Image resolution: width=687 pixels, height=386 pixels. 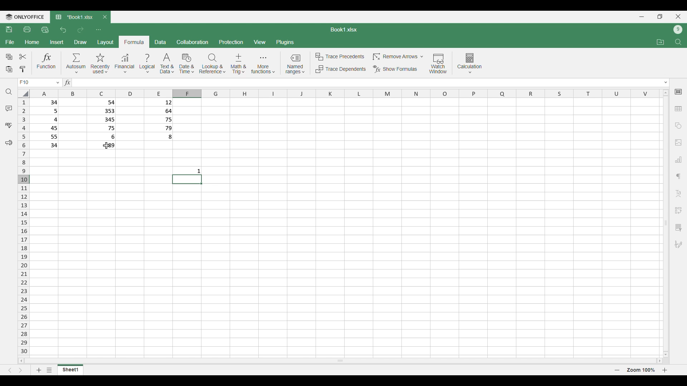 I want to click on Financial, so click(x=125, y=64).